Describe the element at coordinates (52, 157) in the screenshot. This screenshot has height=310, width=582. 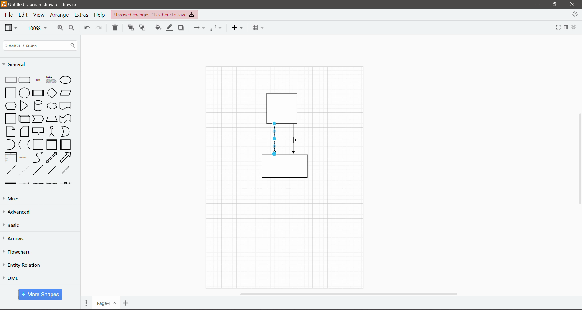
I see `bidirectional arrow` at that location.